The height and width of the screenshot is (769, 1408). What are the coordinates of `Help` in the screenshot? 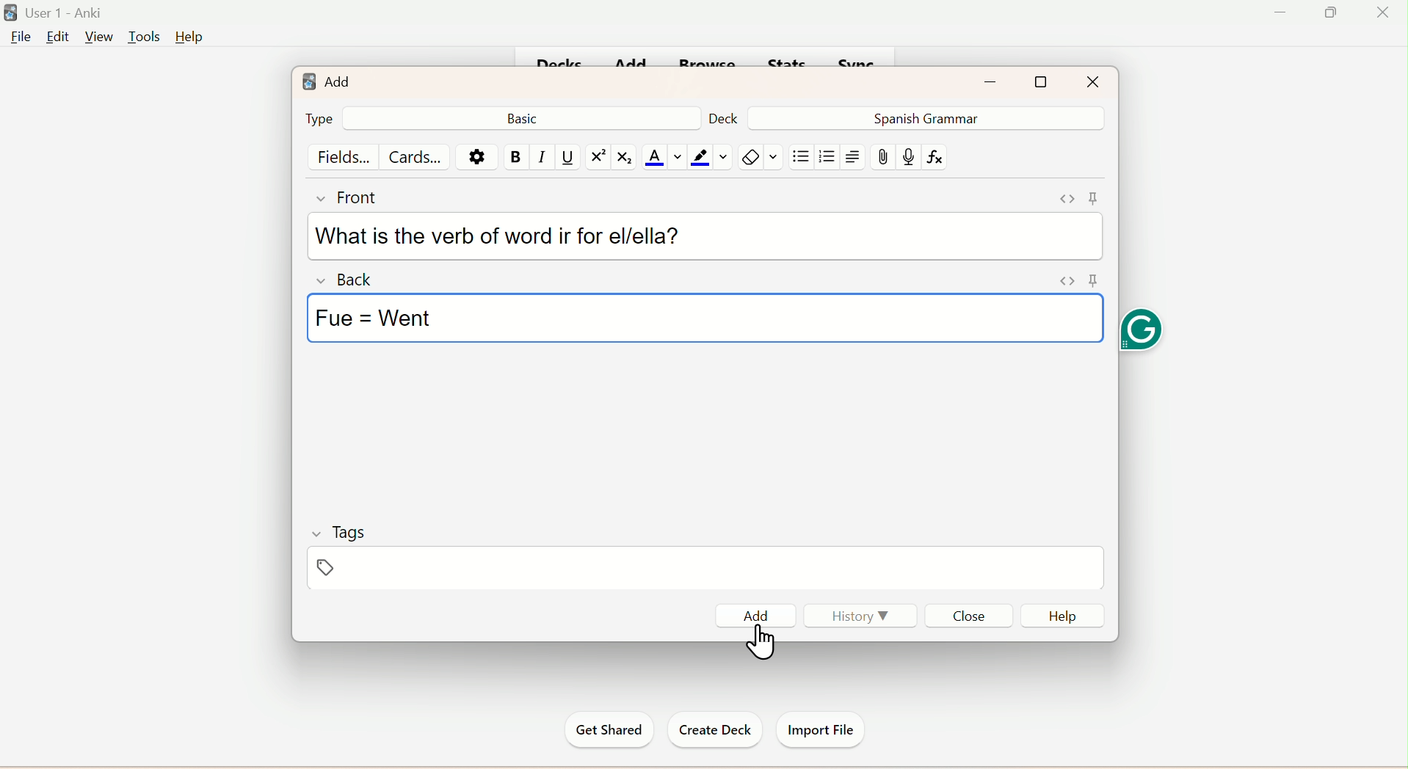 It's located at (1061, 616).